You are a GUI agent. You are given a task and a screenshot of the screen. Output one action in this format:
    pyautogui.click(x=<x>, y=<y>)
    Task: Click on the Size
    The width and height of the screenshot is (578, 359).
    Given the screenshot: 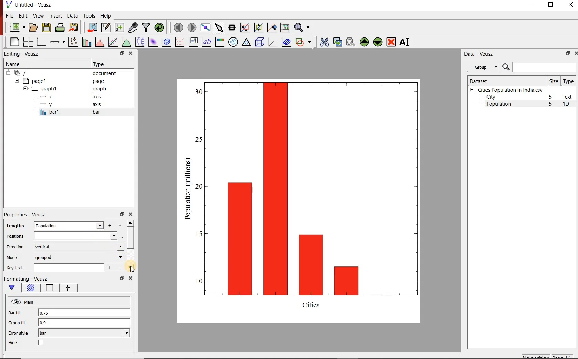 What is the action you would take?
    pyautogui.click(x=554, y=81)
    